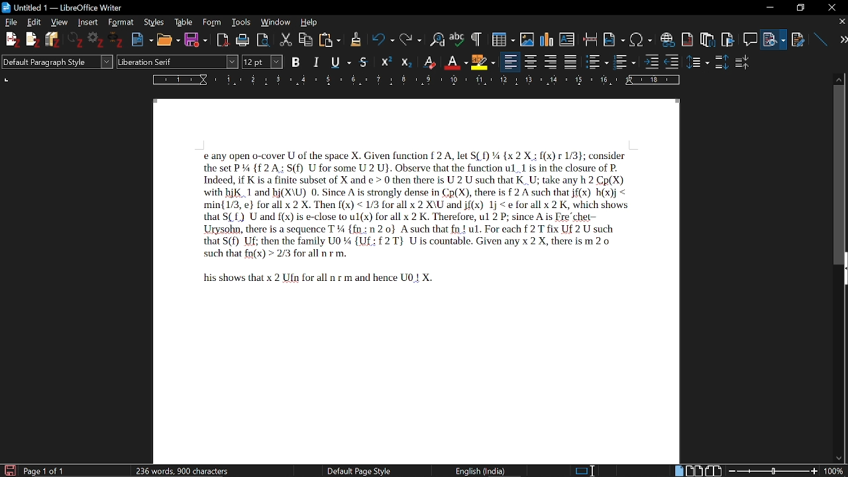  Describe the element at coordinates (572, 62) in the screenshot. I see `justified` at that location.